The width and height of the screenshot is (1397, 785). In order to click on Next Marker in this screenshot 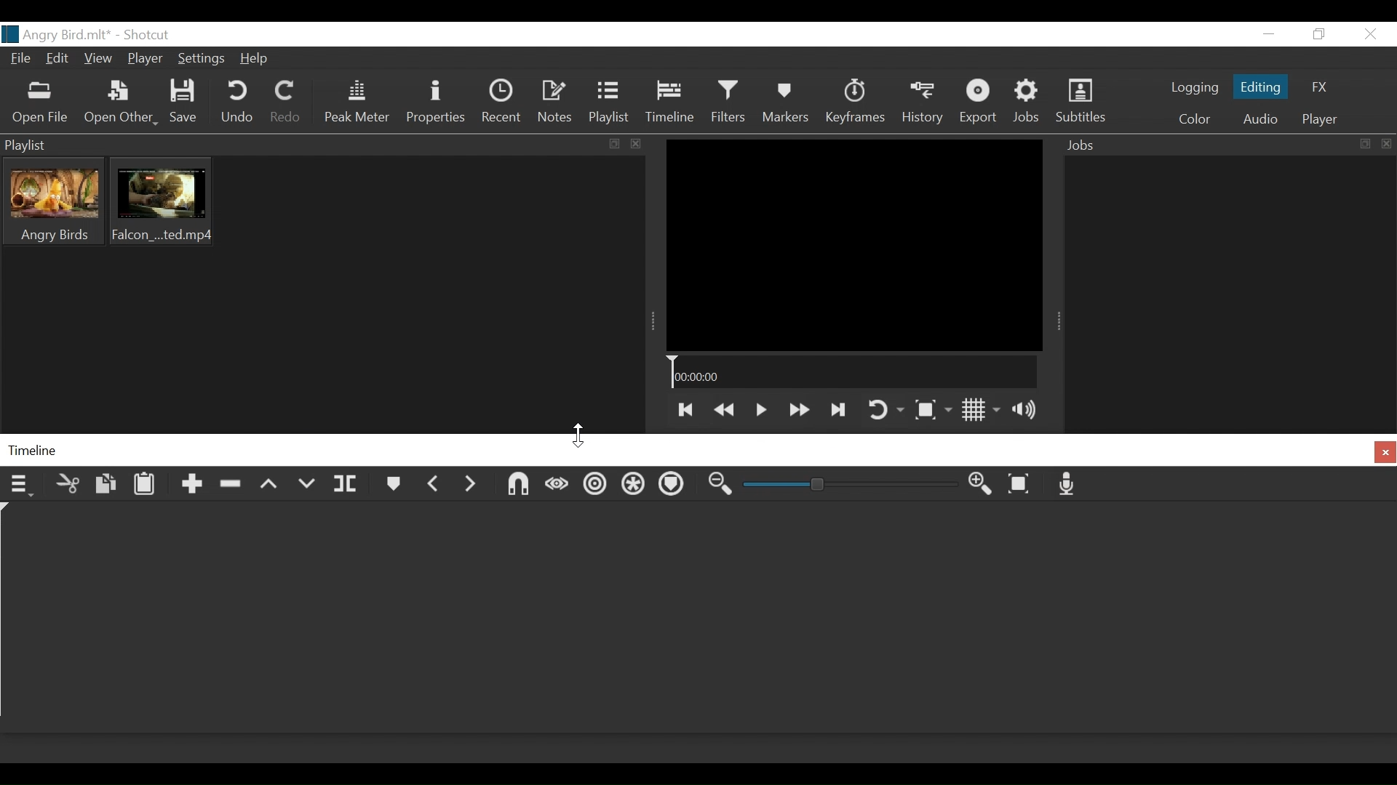, I will do `click(470, 488)`.